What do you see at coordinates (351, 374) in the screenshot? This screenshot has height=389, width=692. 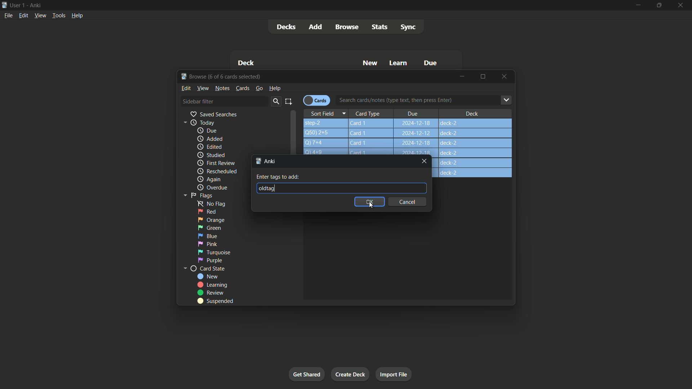 I see `Create deck` at bounding box center [351, 374].